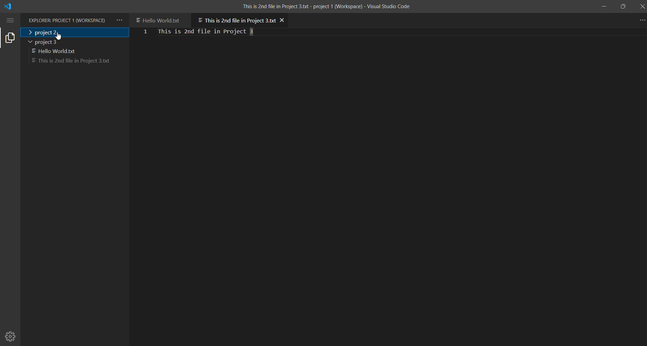  I want to click on title, so click(325, 6).